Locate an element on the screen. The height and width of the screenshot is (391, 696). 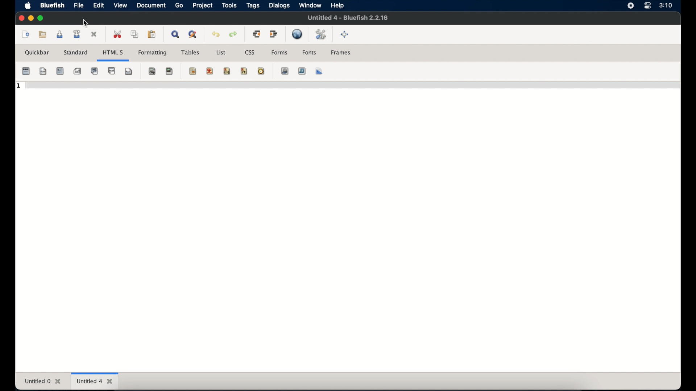
horizontal rule is located at coordinates (192, 71).